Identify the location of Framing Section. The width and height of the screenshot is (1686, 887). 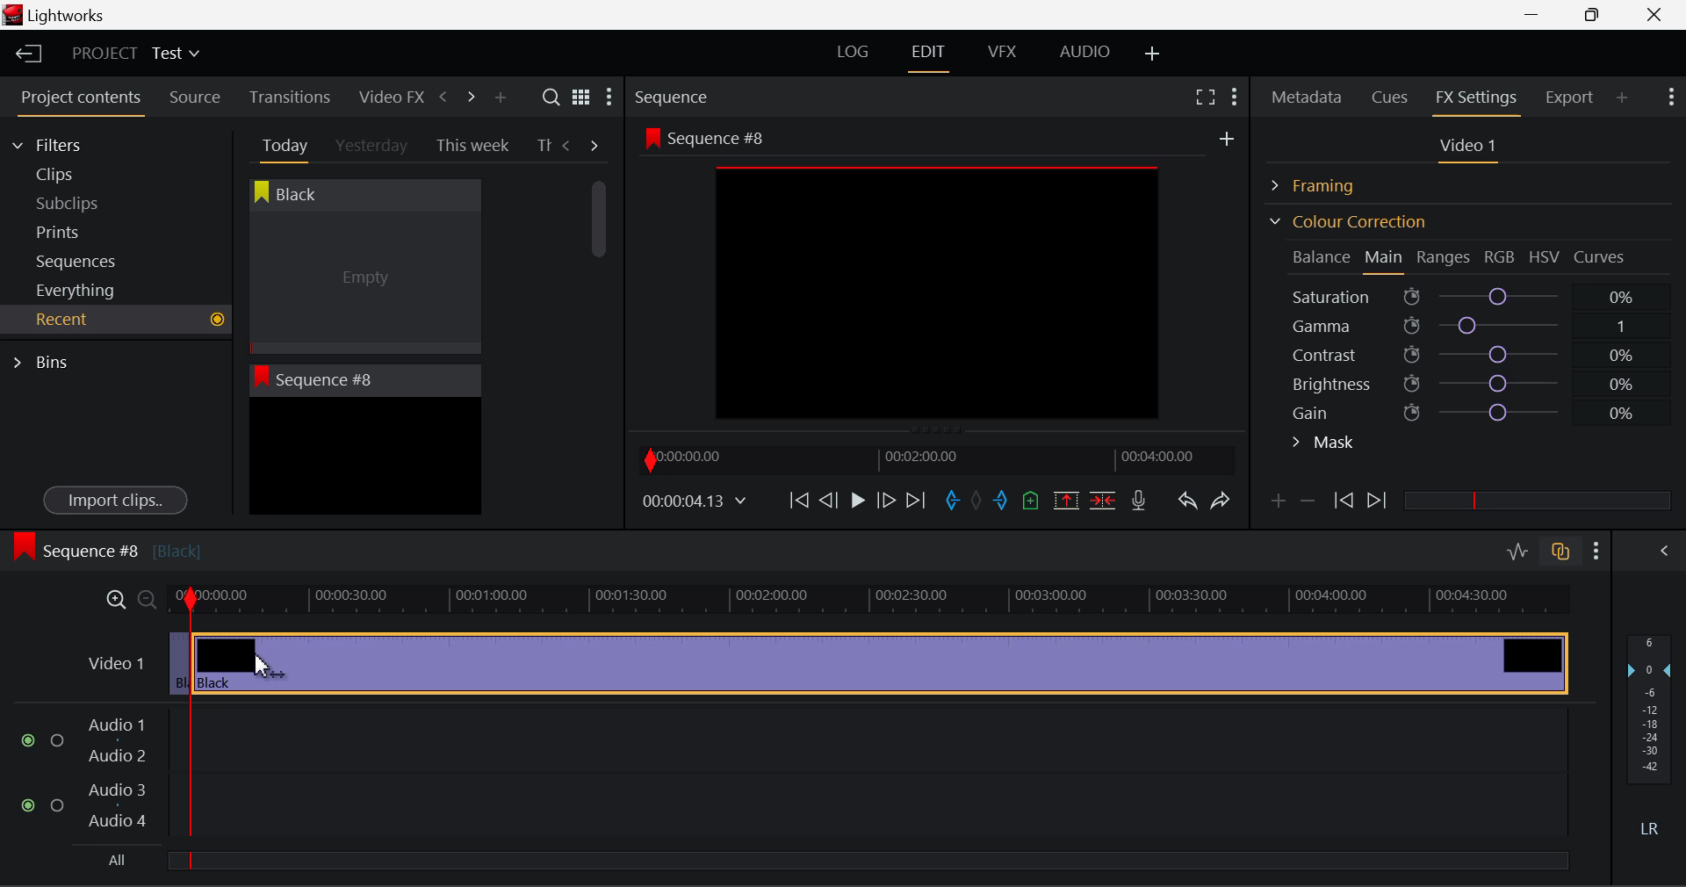
(1327, 183).